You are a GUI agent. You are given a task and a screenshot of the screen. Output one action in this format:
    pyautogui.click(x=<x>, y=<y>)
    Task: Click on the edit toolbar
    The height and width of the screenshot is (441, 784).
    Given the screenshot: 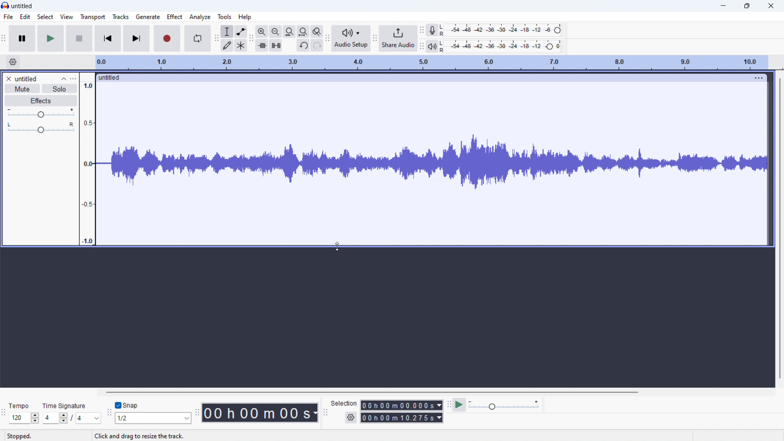 What is the action you would take?
    pyautogui.click(x=252, y=39)
    